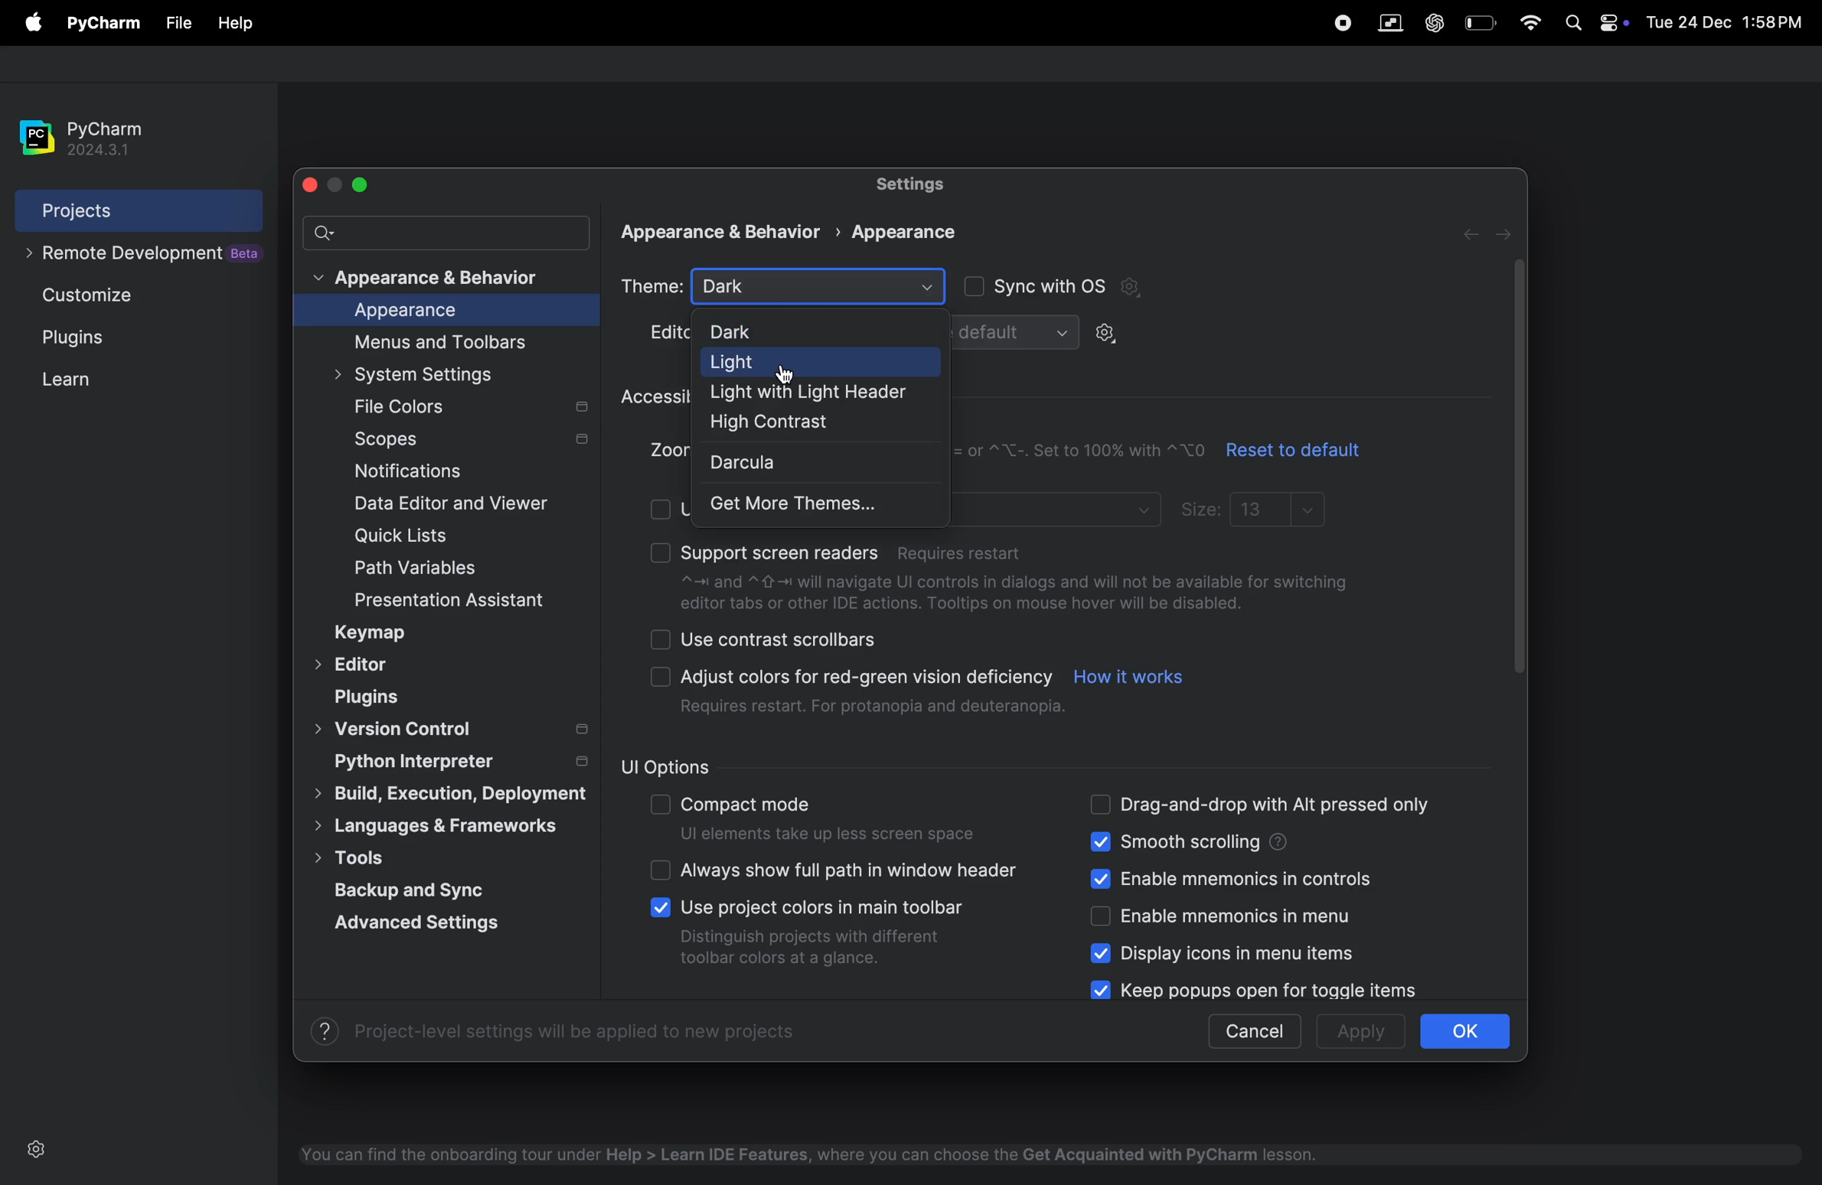  Describe the element at coordinates (1202, 509) in the screenshot. I see `sizes` at that location.